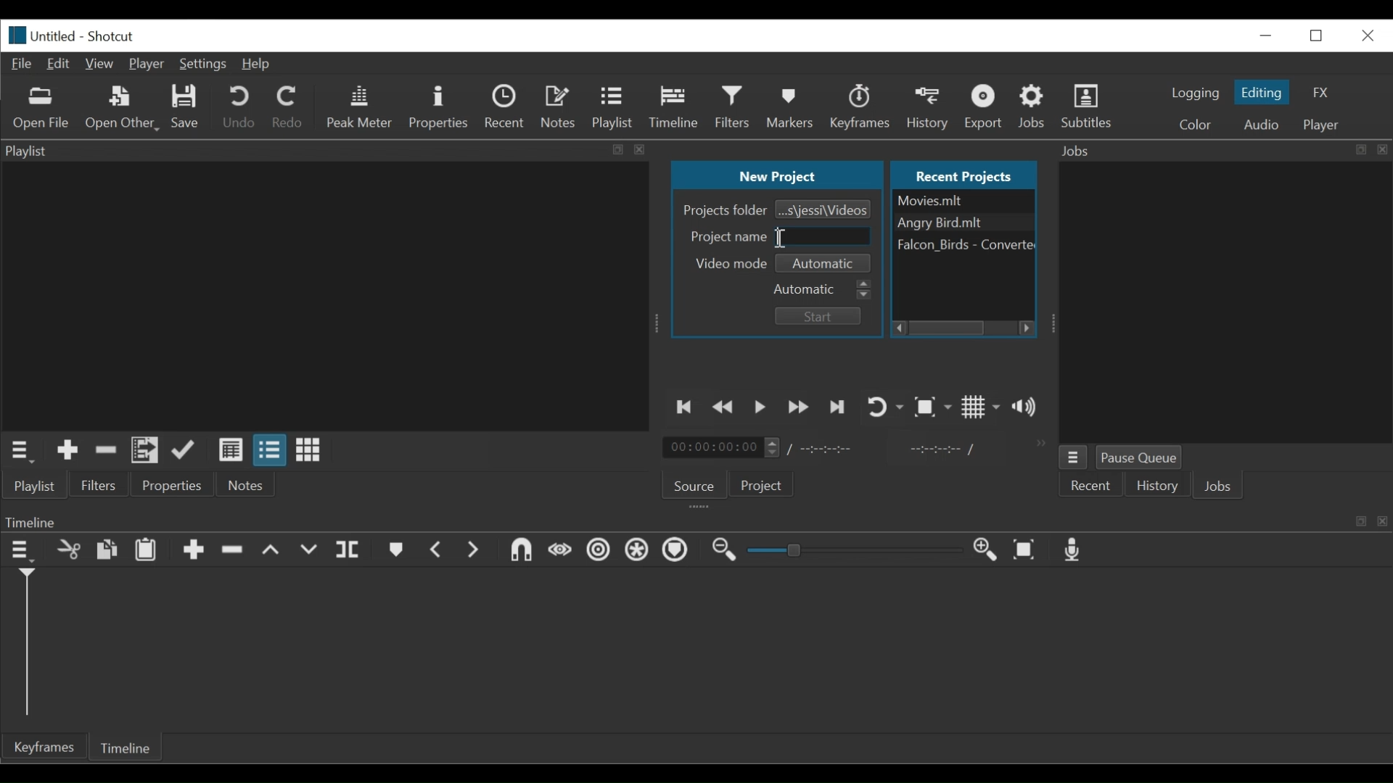 This screenshot has width=1393, height=783. I want to click on Recent Projects, so click(960, 174).